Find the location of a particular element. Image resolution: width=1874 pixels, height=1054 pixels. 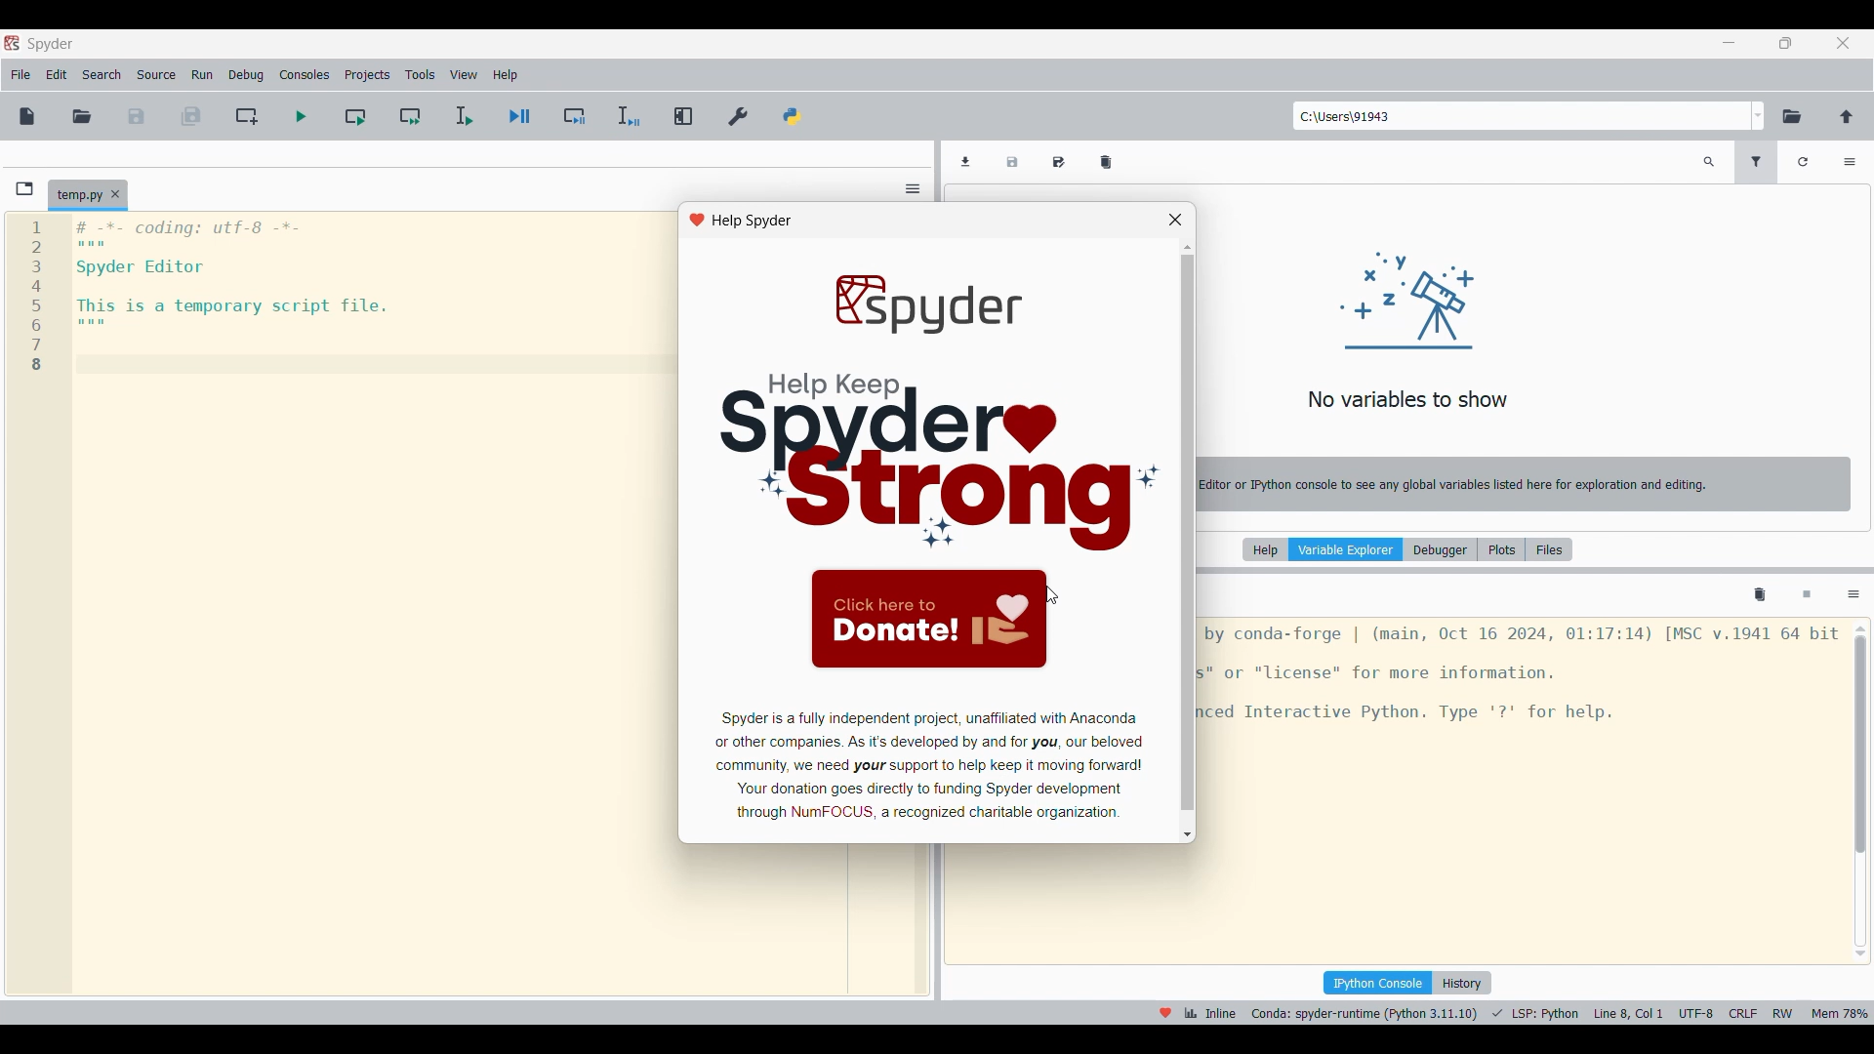

Options is located at coordinates (913, 188).